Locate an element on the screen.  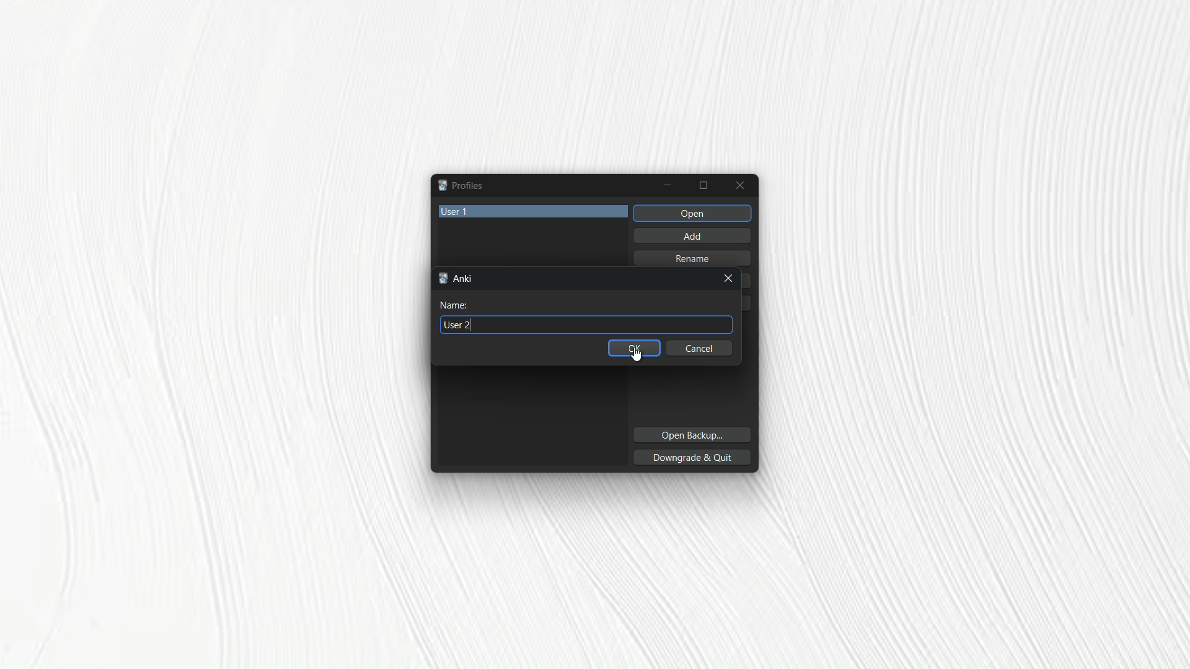
open is located at coordinates (692, 212).